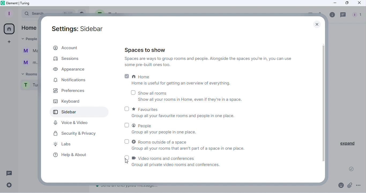 This screenshot has width=366, height=193. Describe the element at coordinates (185, 144) in the screenshot. I see `Rooms outside of a space` at that location.